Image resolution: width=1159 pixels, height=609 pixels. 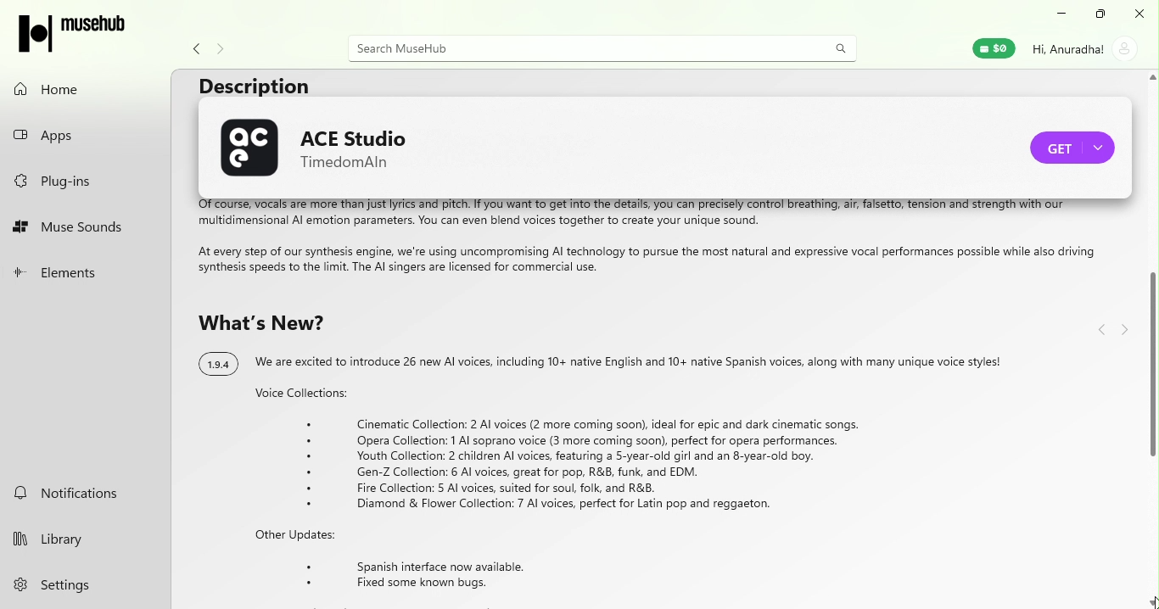 What do you see at coordinates (1152, 339) in the screenshot?
I see `Scroll bar` at bounding box center [1152, 339].